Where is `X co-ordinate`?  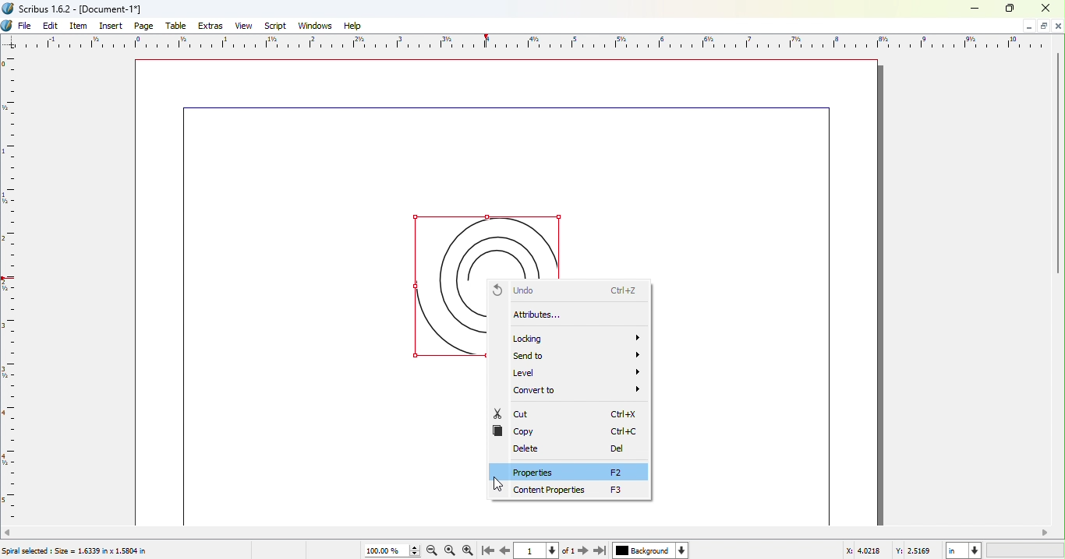
X co-ordinate is located at coordinates (867, 551).